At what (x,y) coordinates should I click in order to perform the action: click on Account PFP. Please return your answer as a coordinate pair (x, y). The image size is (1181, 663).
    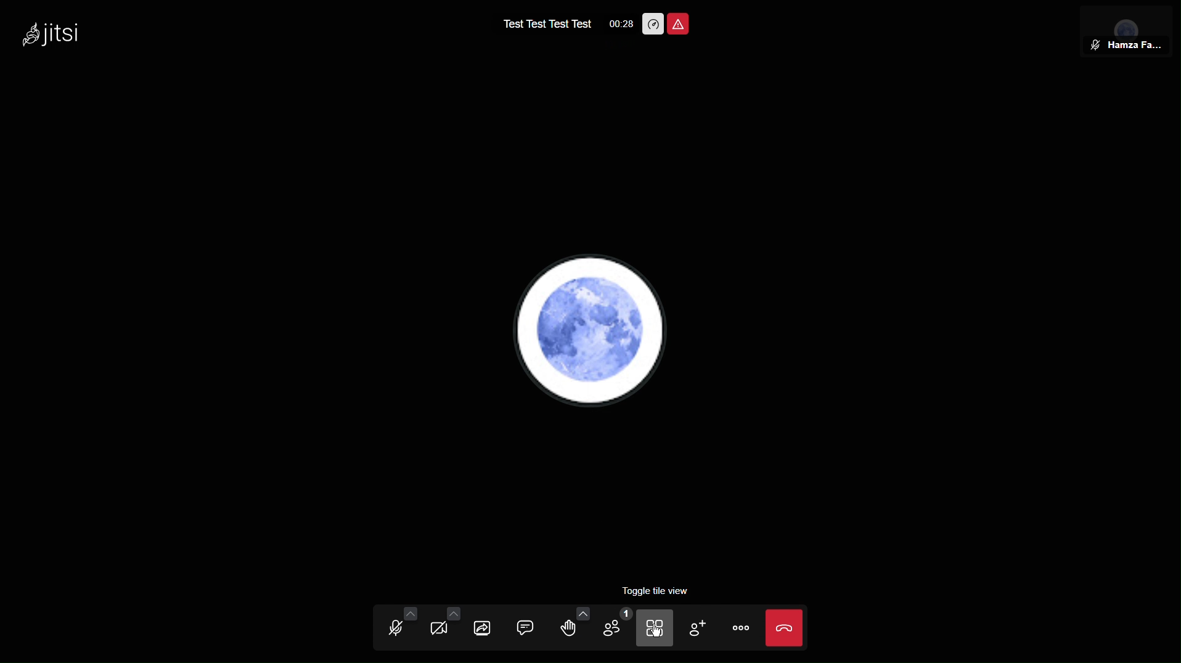
    Looking at the image, I should click on (597, 331).